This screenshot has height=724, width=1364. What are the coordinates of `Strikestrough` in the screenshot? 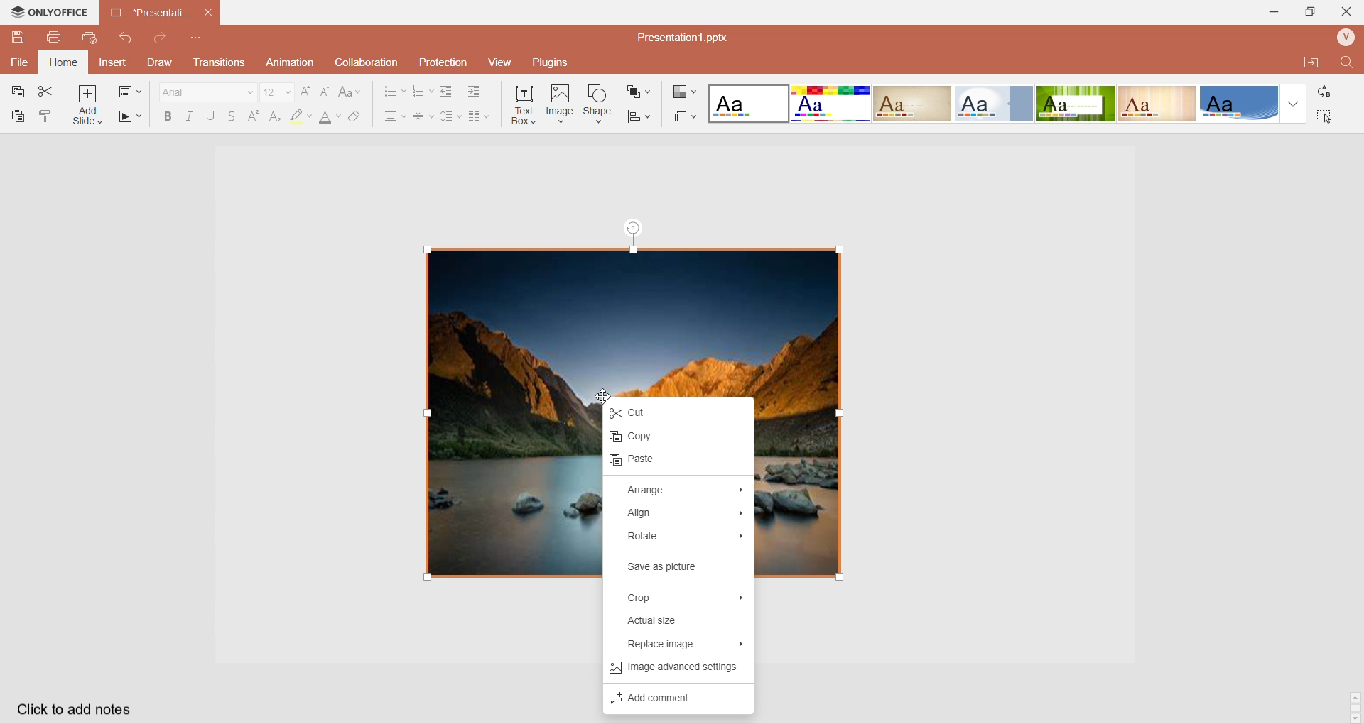 It's located at (231, 116).